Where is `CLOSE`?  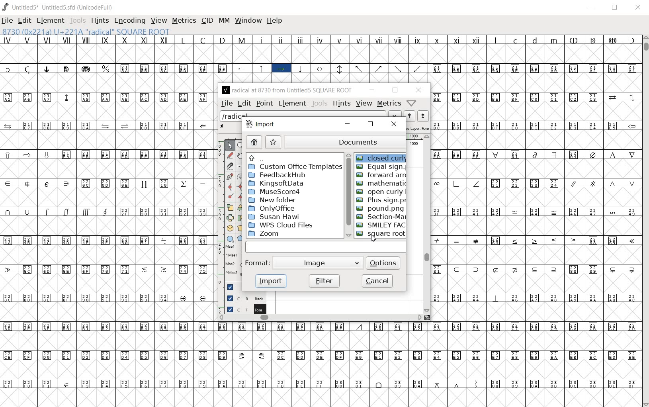
CLOSE is located at coordinates (638, 7).